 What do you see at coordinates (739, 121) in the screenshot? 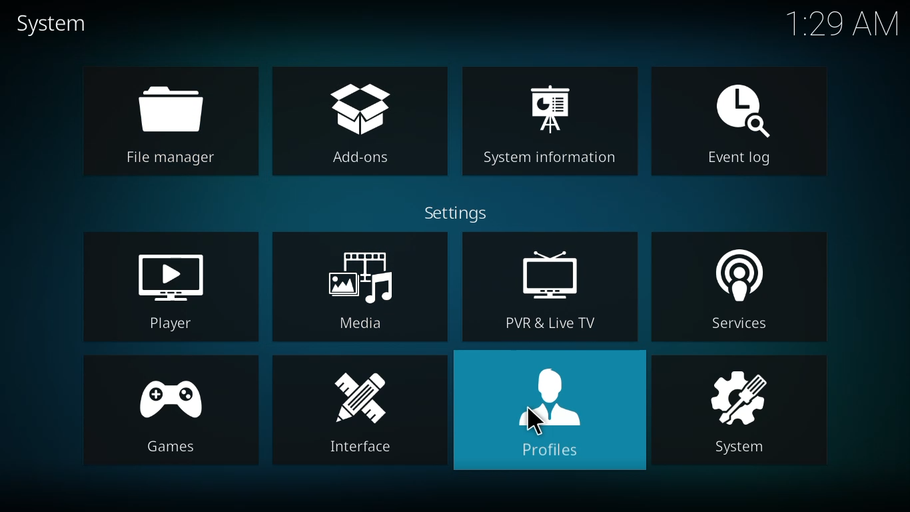
I see `event log` at bounding box center [739, 121].